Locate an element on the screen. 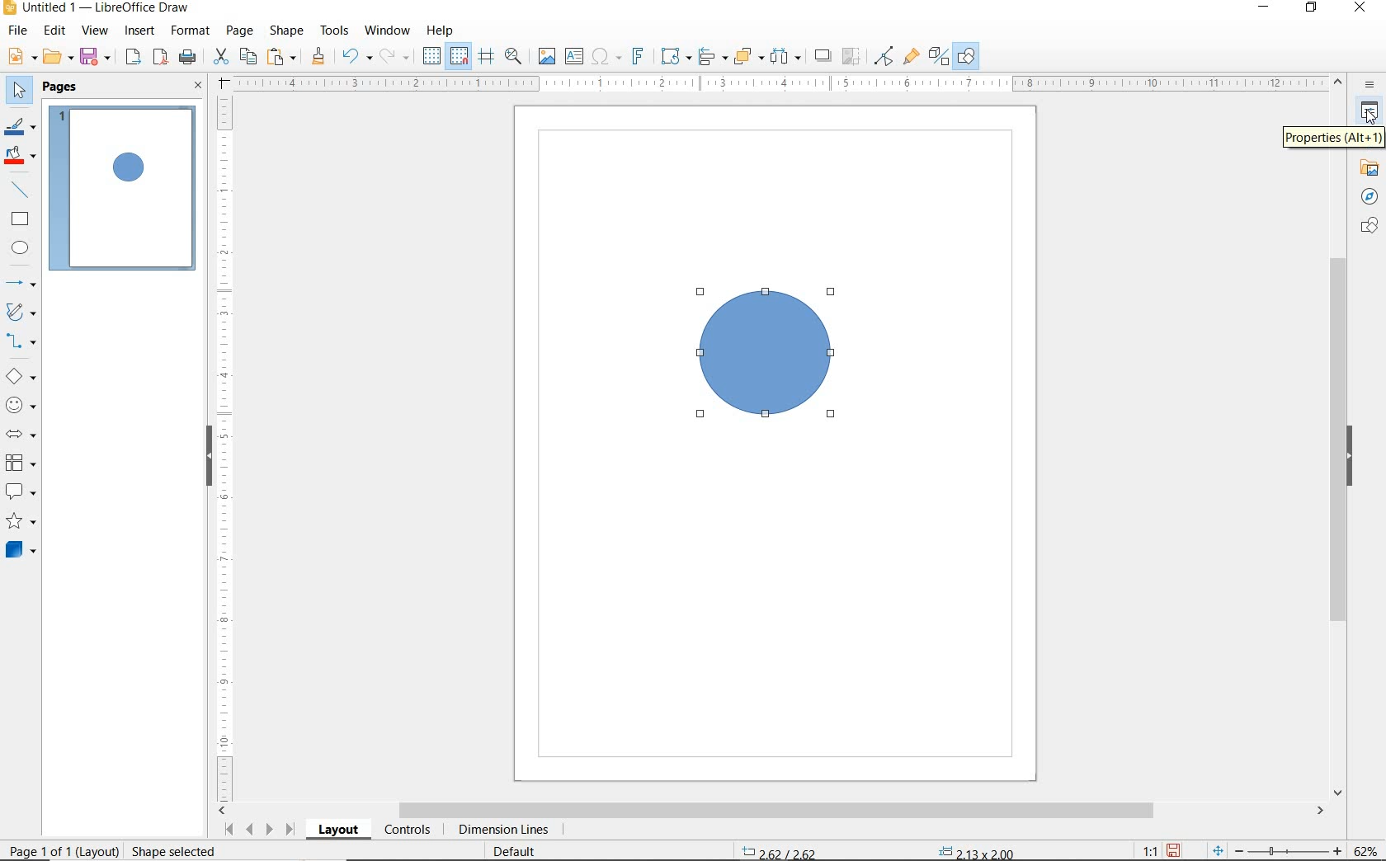  SELECT is located at coordinates (19, 92).